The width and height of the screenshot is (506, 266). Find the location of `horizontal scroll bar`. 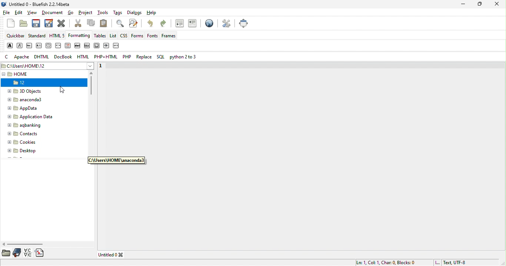

horizontal scroll bar is located at coordinates (23, 244).